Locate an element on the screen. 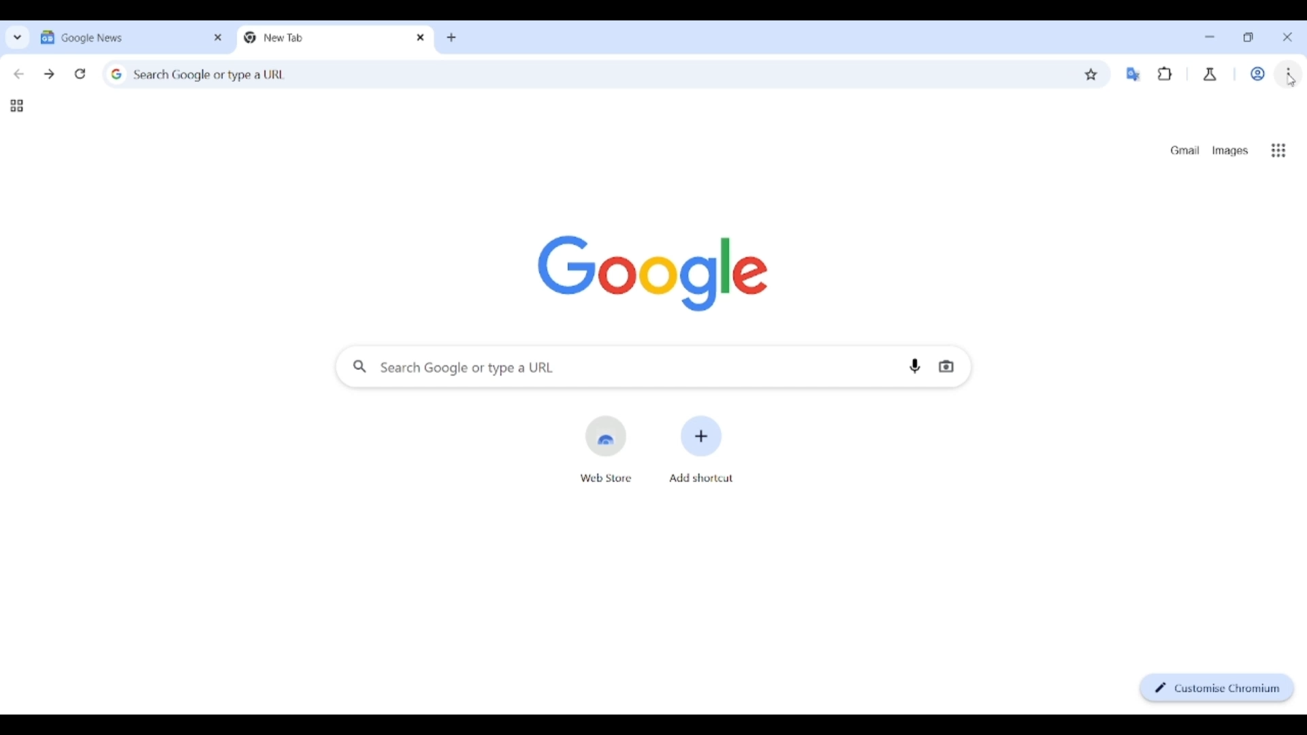  Search by voice is located at coordinates (915, 366).